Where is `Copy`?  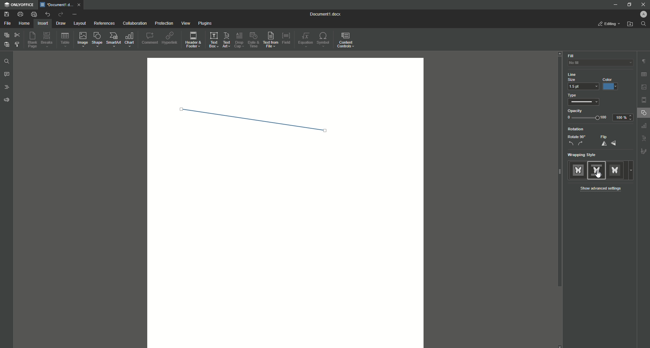 Copy is located at coordinates (6, 35).